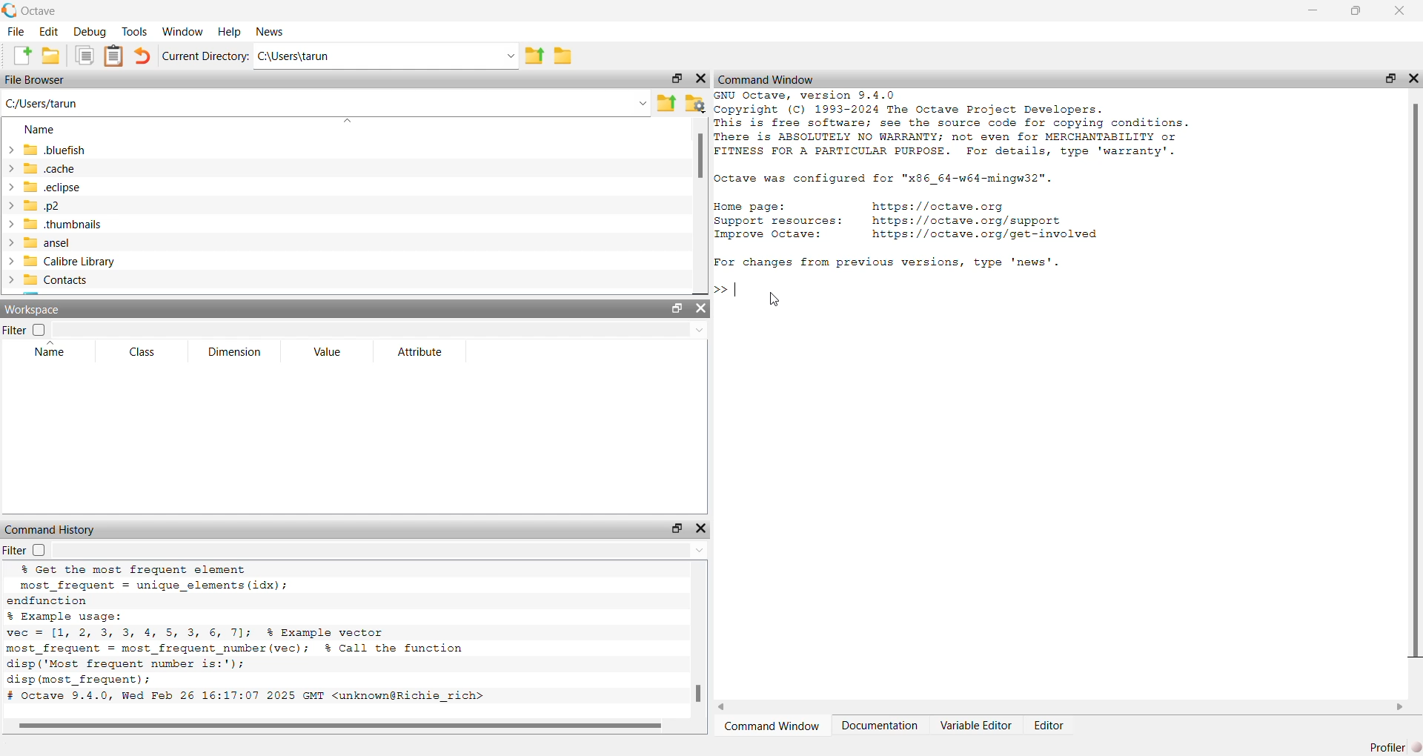  I want to click on Debug, so click(91, 30).